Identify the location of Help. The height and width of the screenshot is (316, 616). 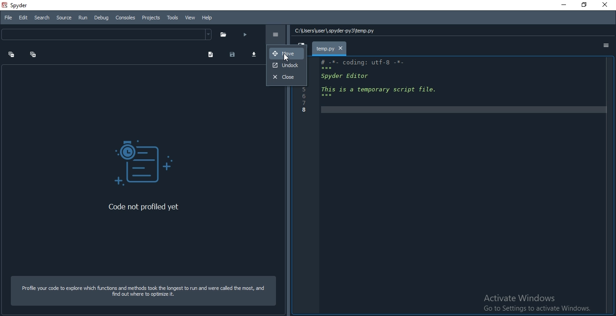
(206, 18).